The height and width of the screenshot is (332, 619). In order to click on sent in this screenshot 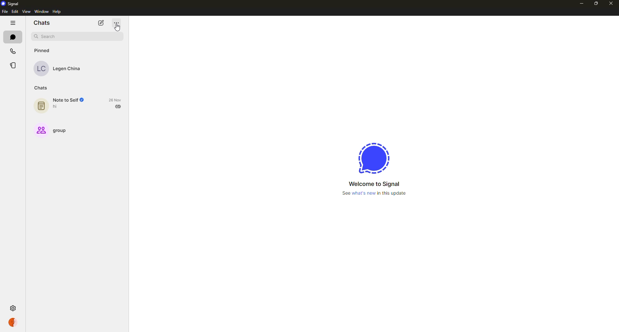, I will do `click(118, 107)`.